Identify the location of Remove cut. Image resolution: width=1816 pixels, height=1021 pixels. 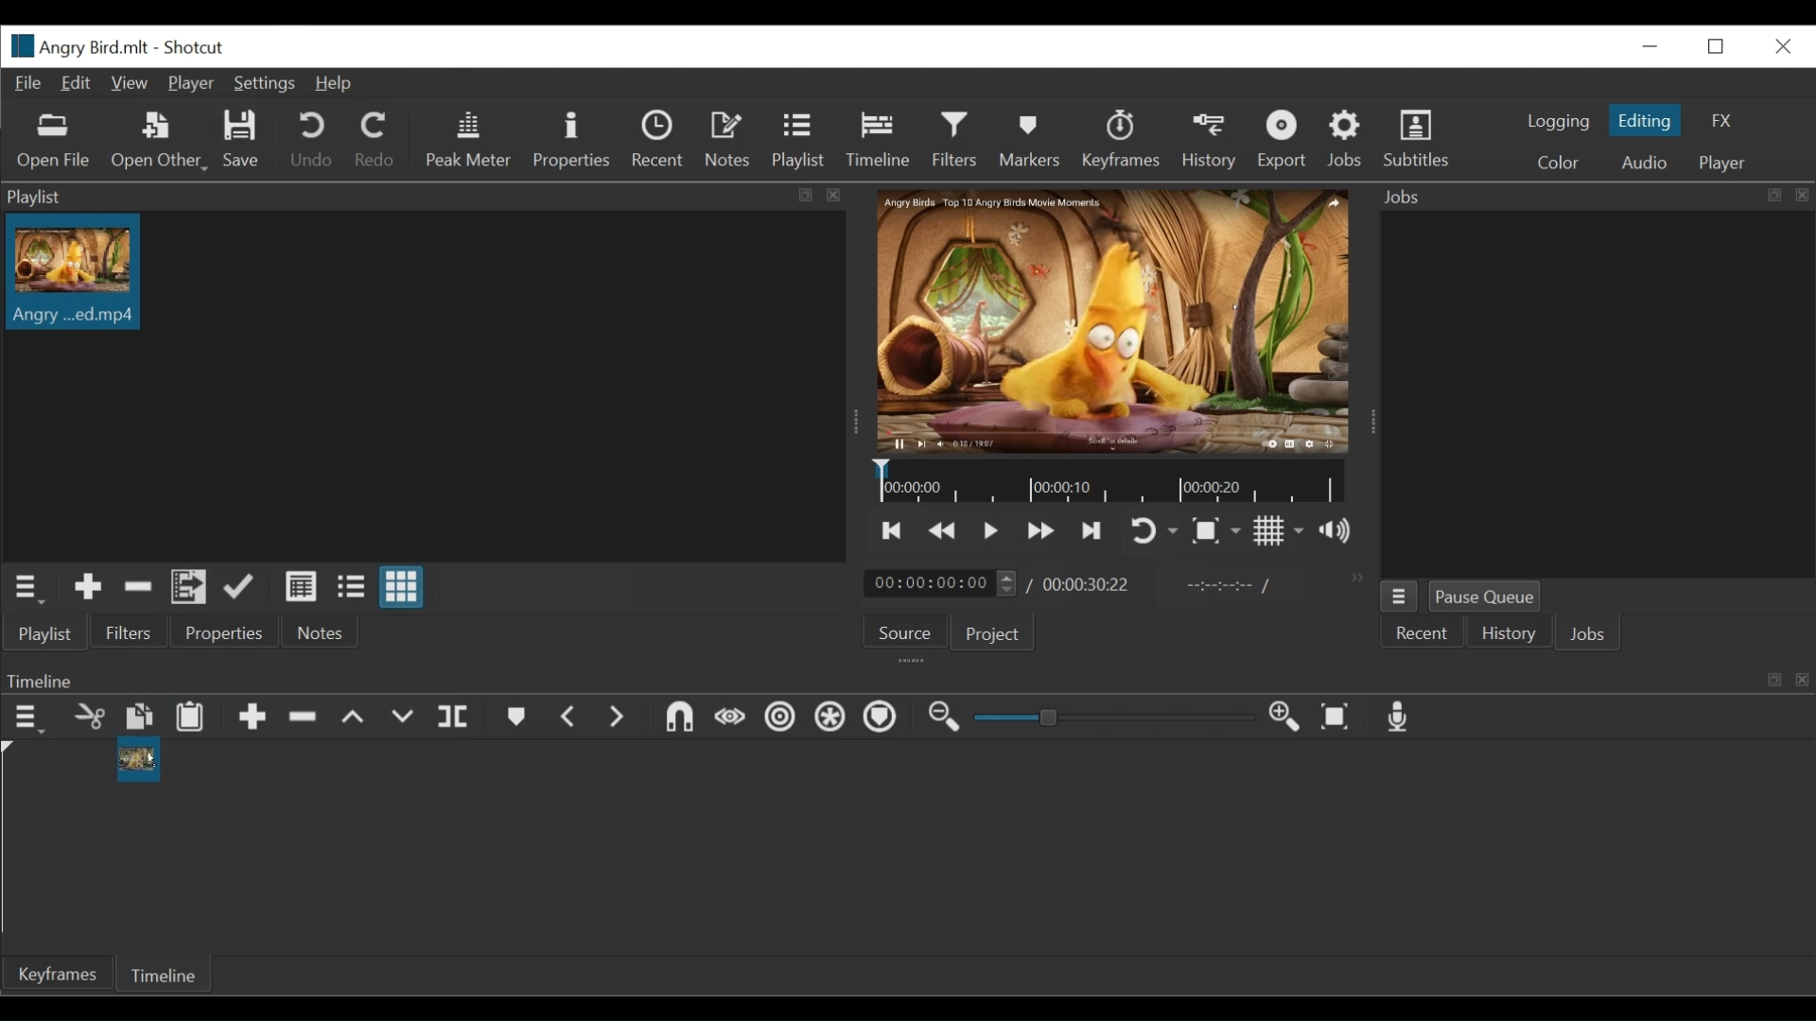
(90, 719).